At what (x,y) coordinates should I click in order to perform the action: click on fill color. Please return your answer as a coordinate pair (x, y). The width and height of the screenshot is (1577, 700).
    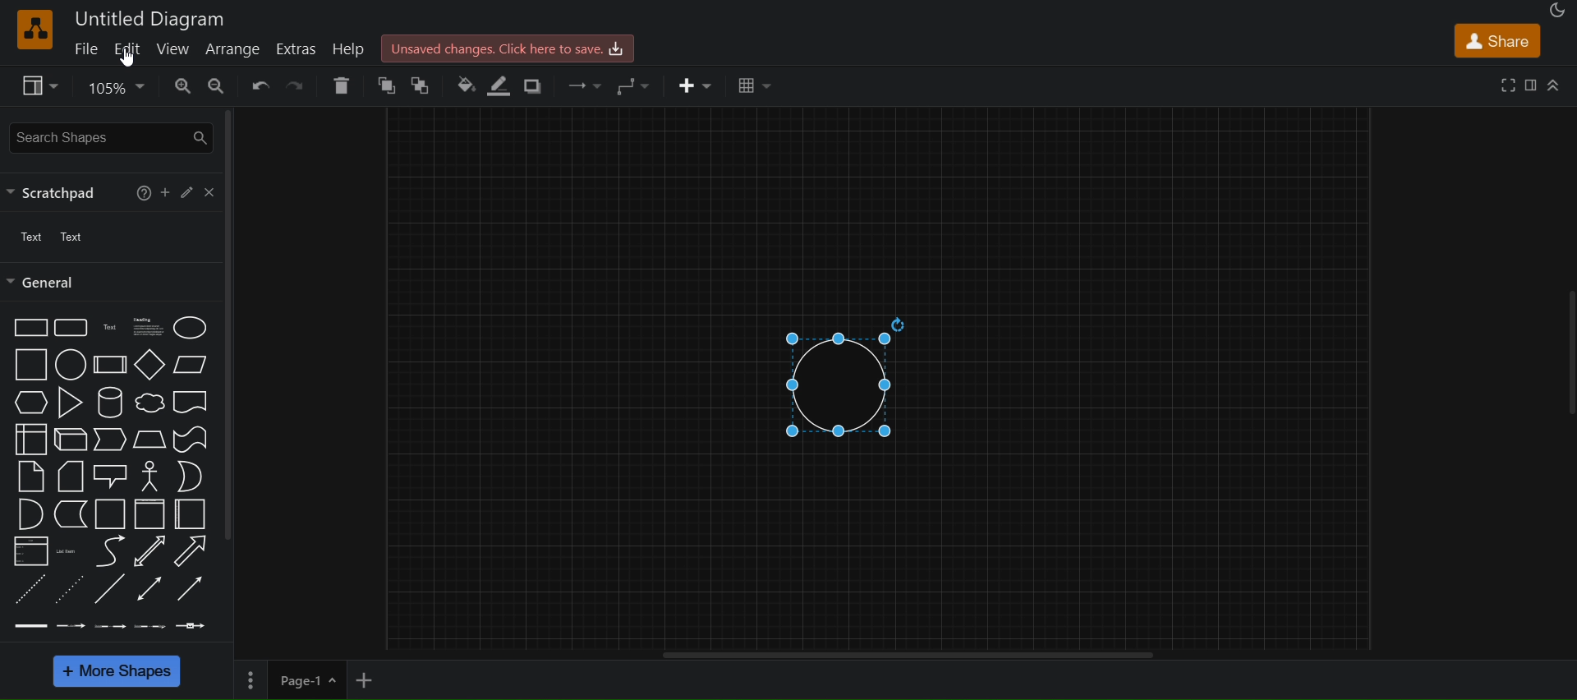
    Looking at the image, I should click on (465, 88).